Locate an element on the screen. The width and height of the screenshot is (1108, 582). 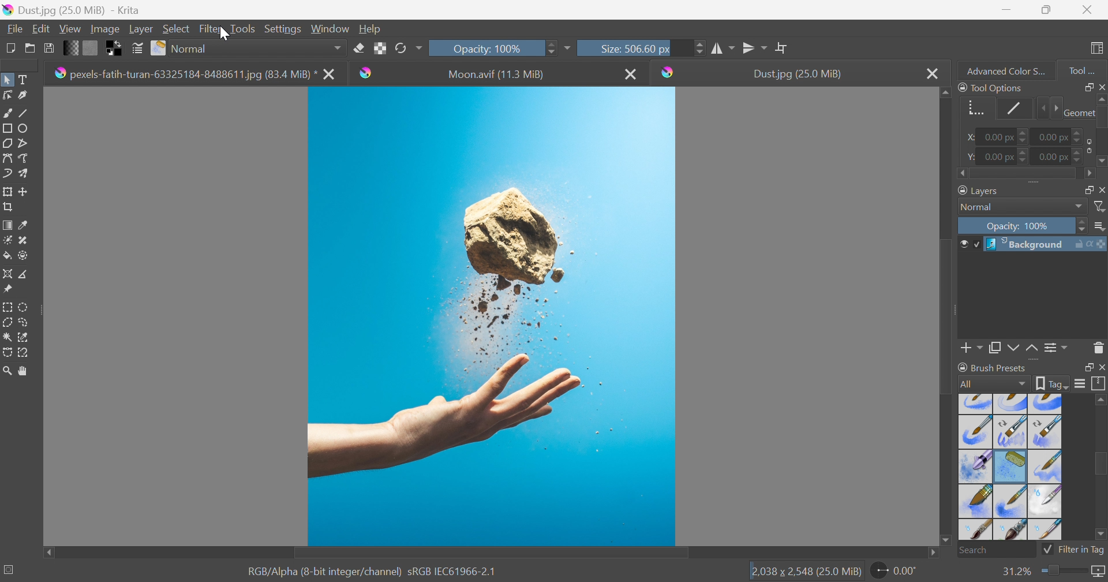
Slider is located at coordinates (1025, 174).